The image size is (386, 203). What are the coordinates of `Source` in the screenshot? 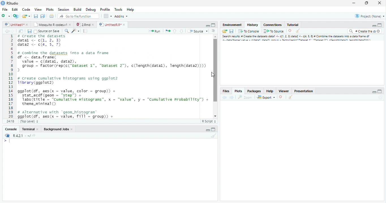 It's located at (198, 32).